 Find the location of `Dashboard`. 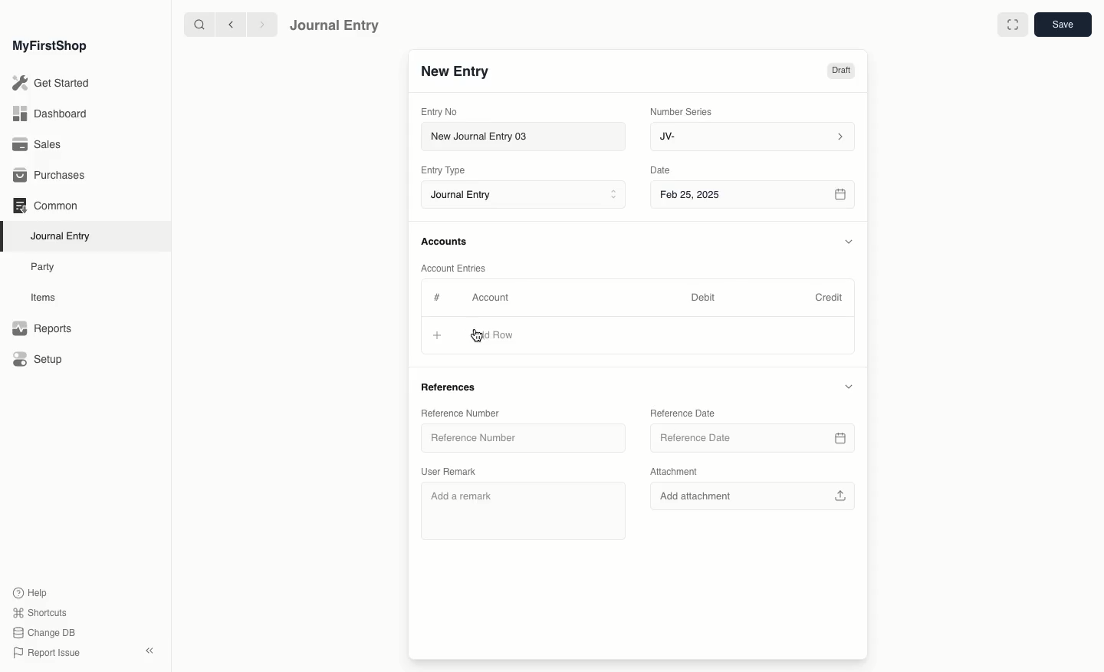

Dashboard is located at coordinates (49, 113).